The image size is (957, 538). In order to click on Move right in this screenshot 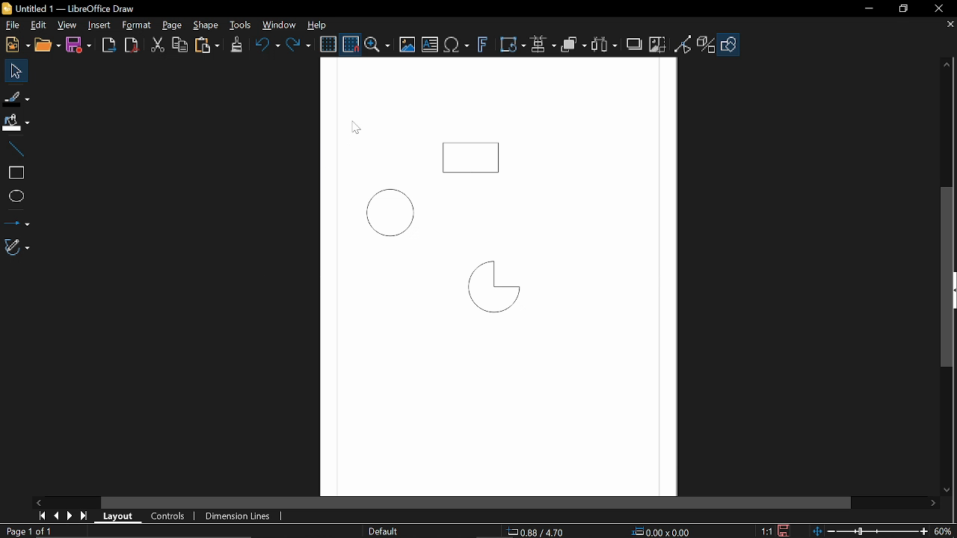, I will do `click(933, 505)`.